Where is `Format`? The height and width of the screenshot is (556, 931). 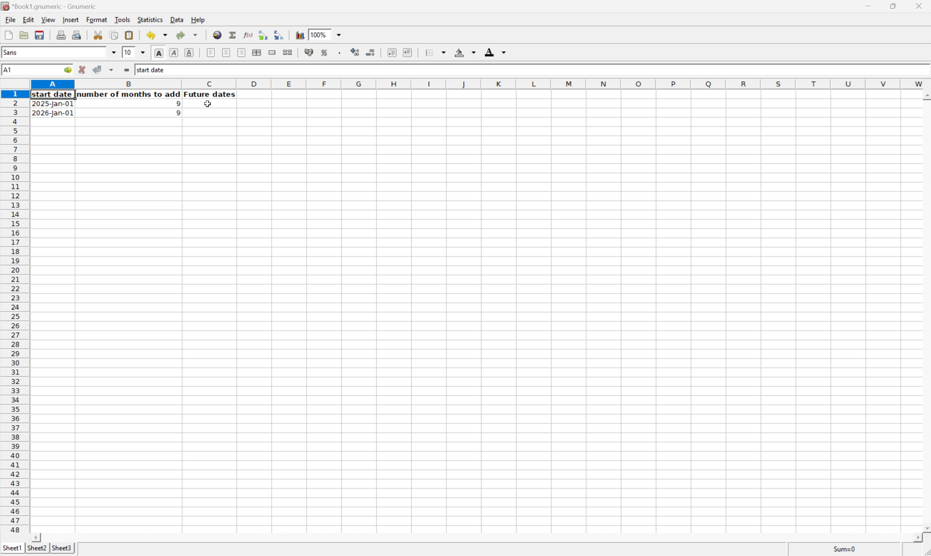
Format is located at coordinates (97, 20).